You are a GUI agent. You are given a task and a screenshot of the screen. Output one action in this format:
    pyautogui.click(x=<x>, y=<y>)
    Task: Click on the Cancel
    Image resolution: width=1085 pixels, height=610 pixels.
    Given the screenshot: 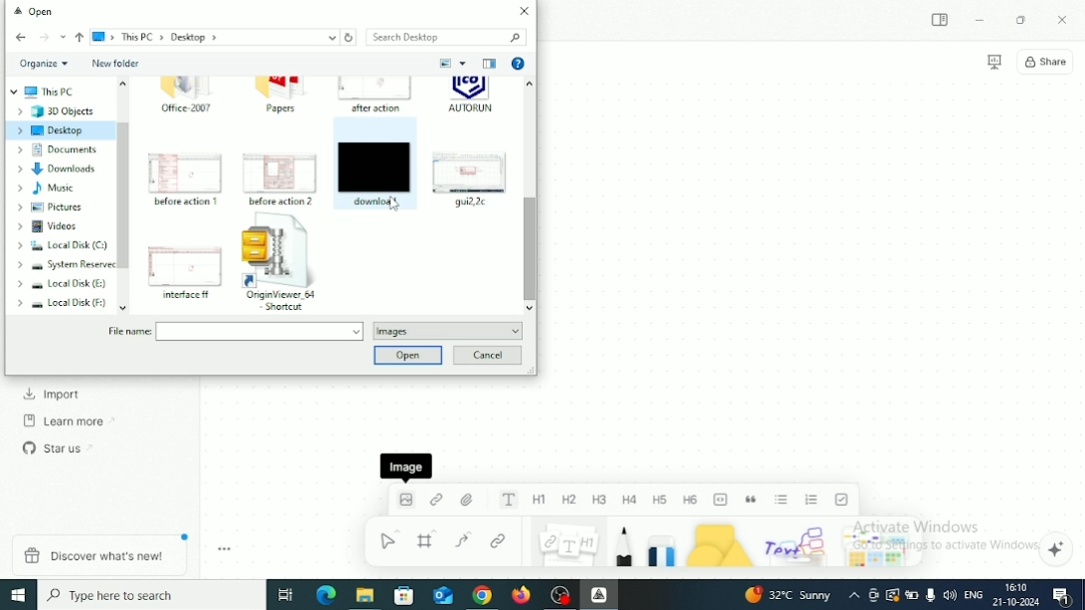 What is the action you would take?
    pyautogui.click(x=486, y=356)
    